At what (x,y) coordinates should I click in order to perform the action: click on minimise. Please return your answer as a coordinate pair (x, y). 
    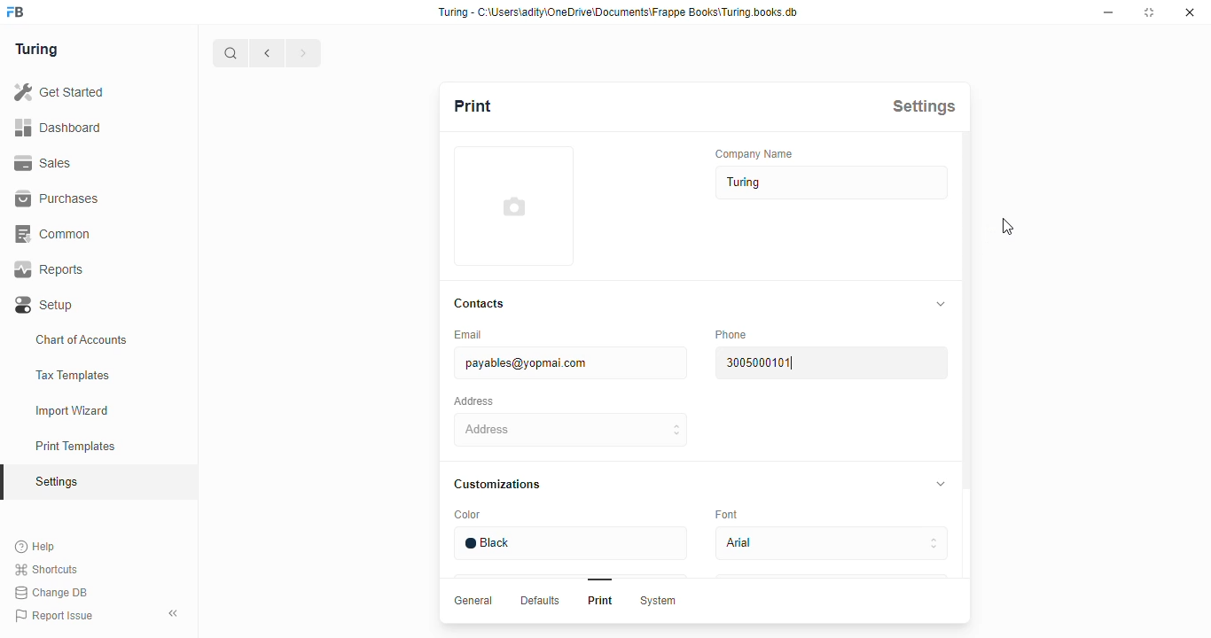
    Looking at the image, I should click on (1111, 12).